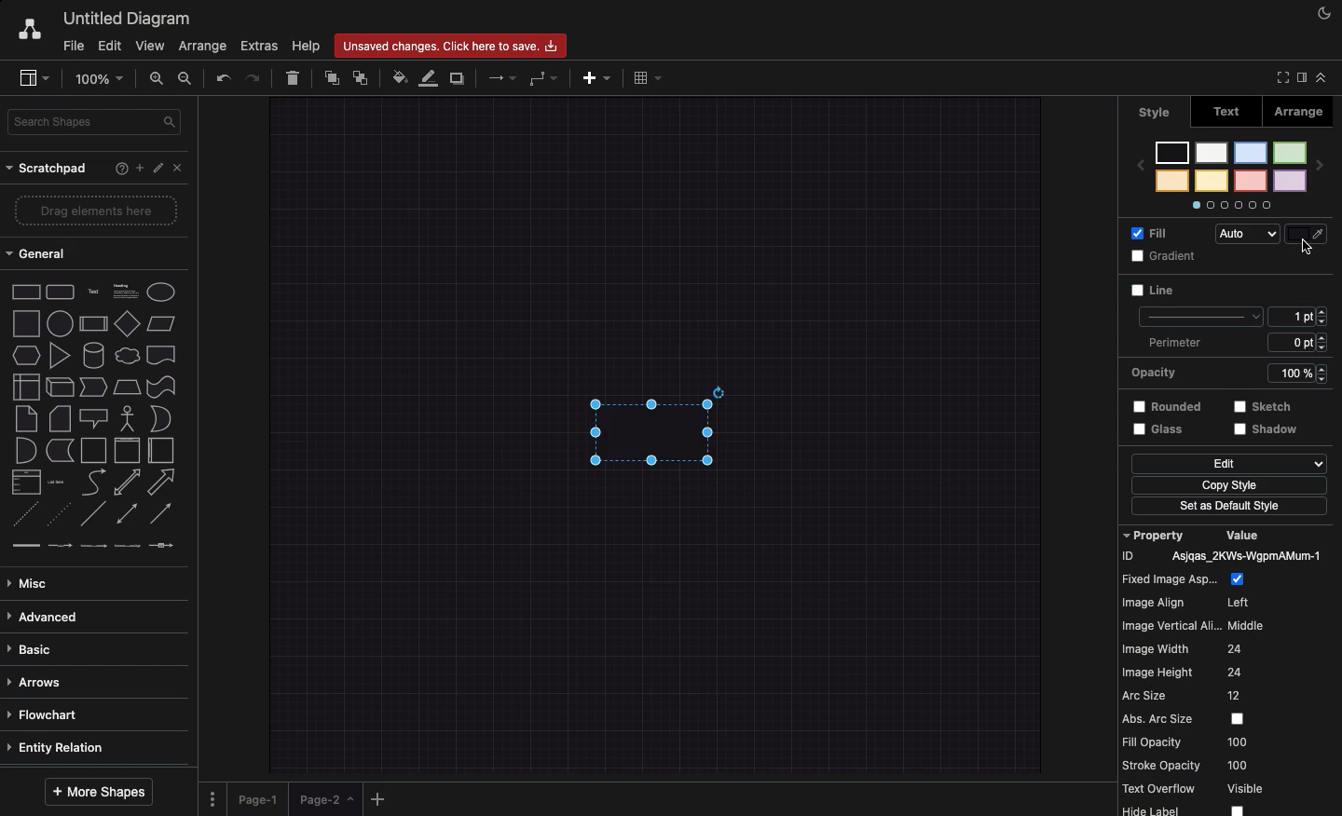  I want to click on Edit, so click(1228, 464).